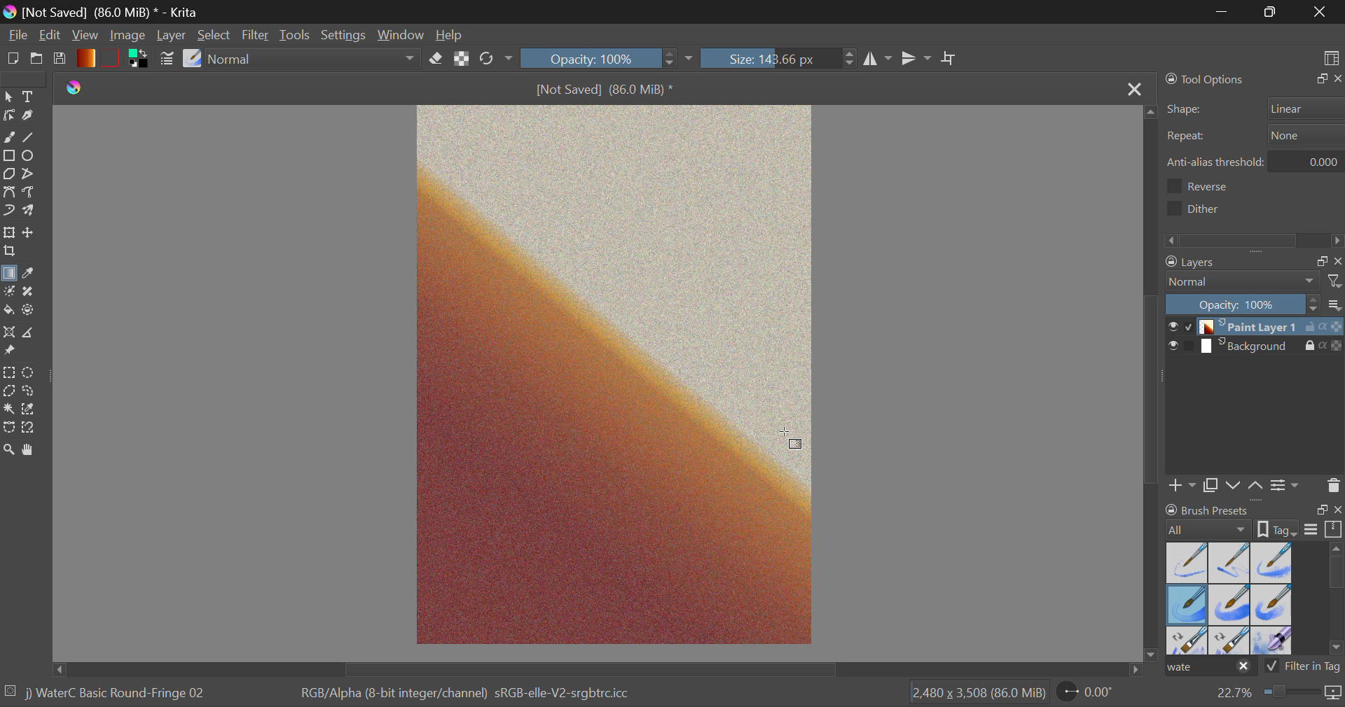 The image size is (1345, 707). I want to click on Horizontal Mirror Flip, so click(918, 59).